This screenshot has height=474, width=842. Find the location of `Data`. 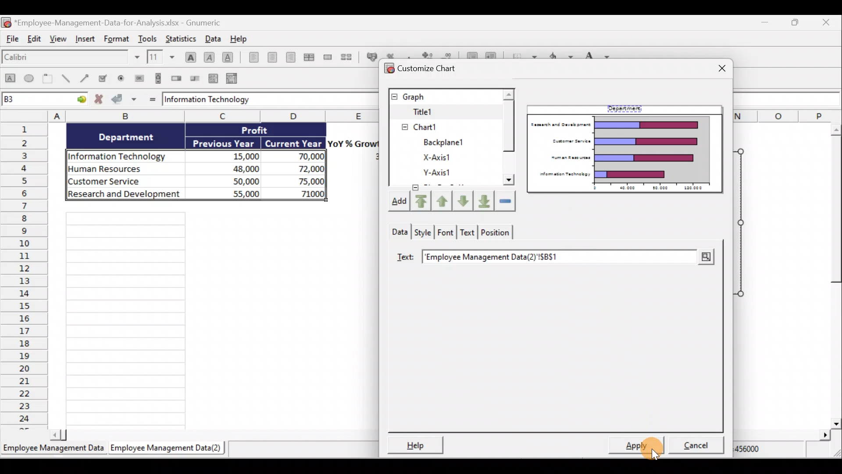

Data is located at coordinates (218, 164).